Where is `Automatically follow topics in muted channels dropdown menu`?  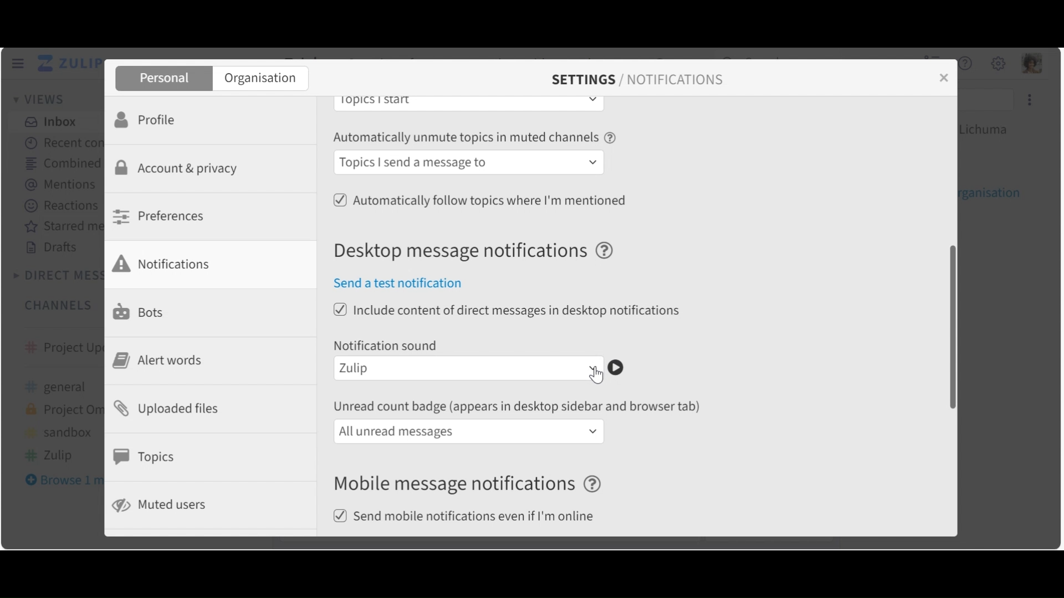
Automatically follow topics in muted channels dropdown menu is located at coordinates (470, 163).